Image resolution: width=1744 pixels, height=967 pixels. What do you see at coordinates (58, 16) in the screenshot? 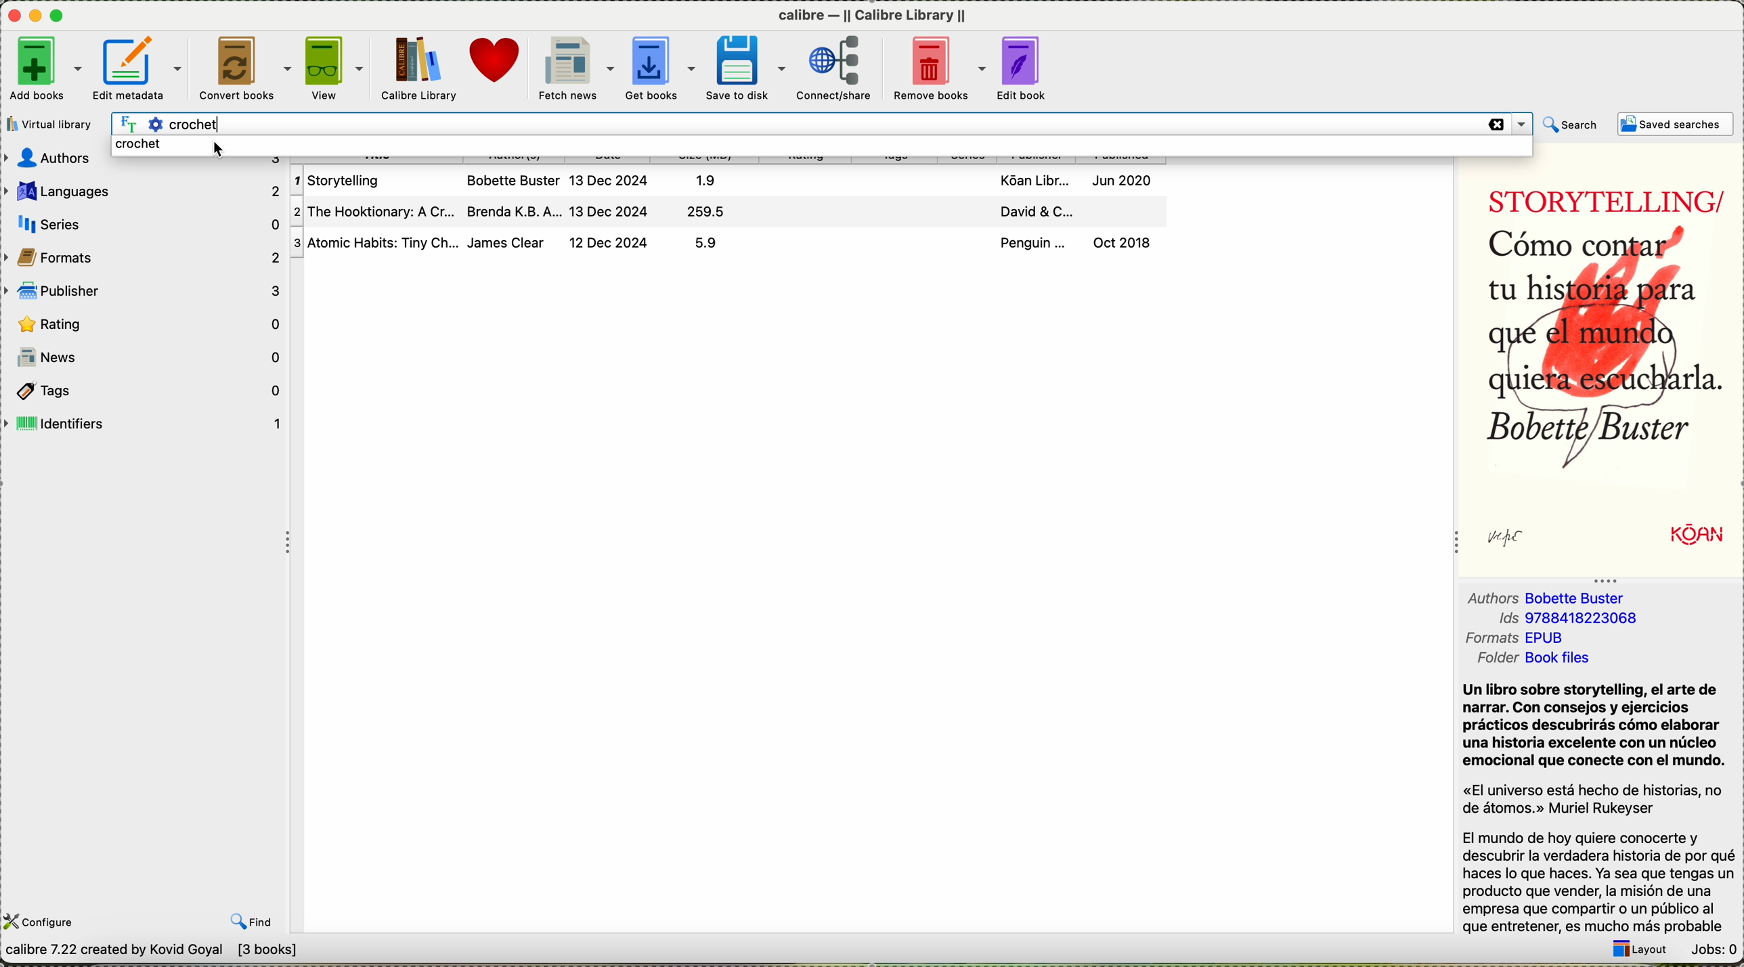
I see `maximize Calibre` at bounding box center [58, 16].